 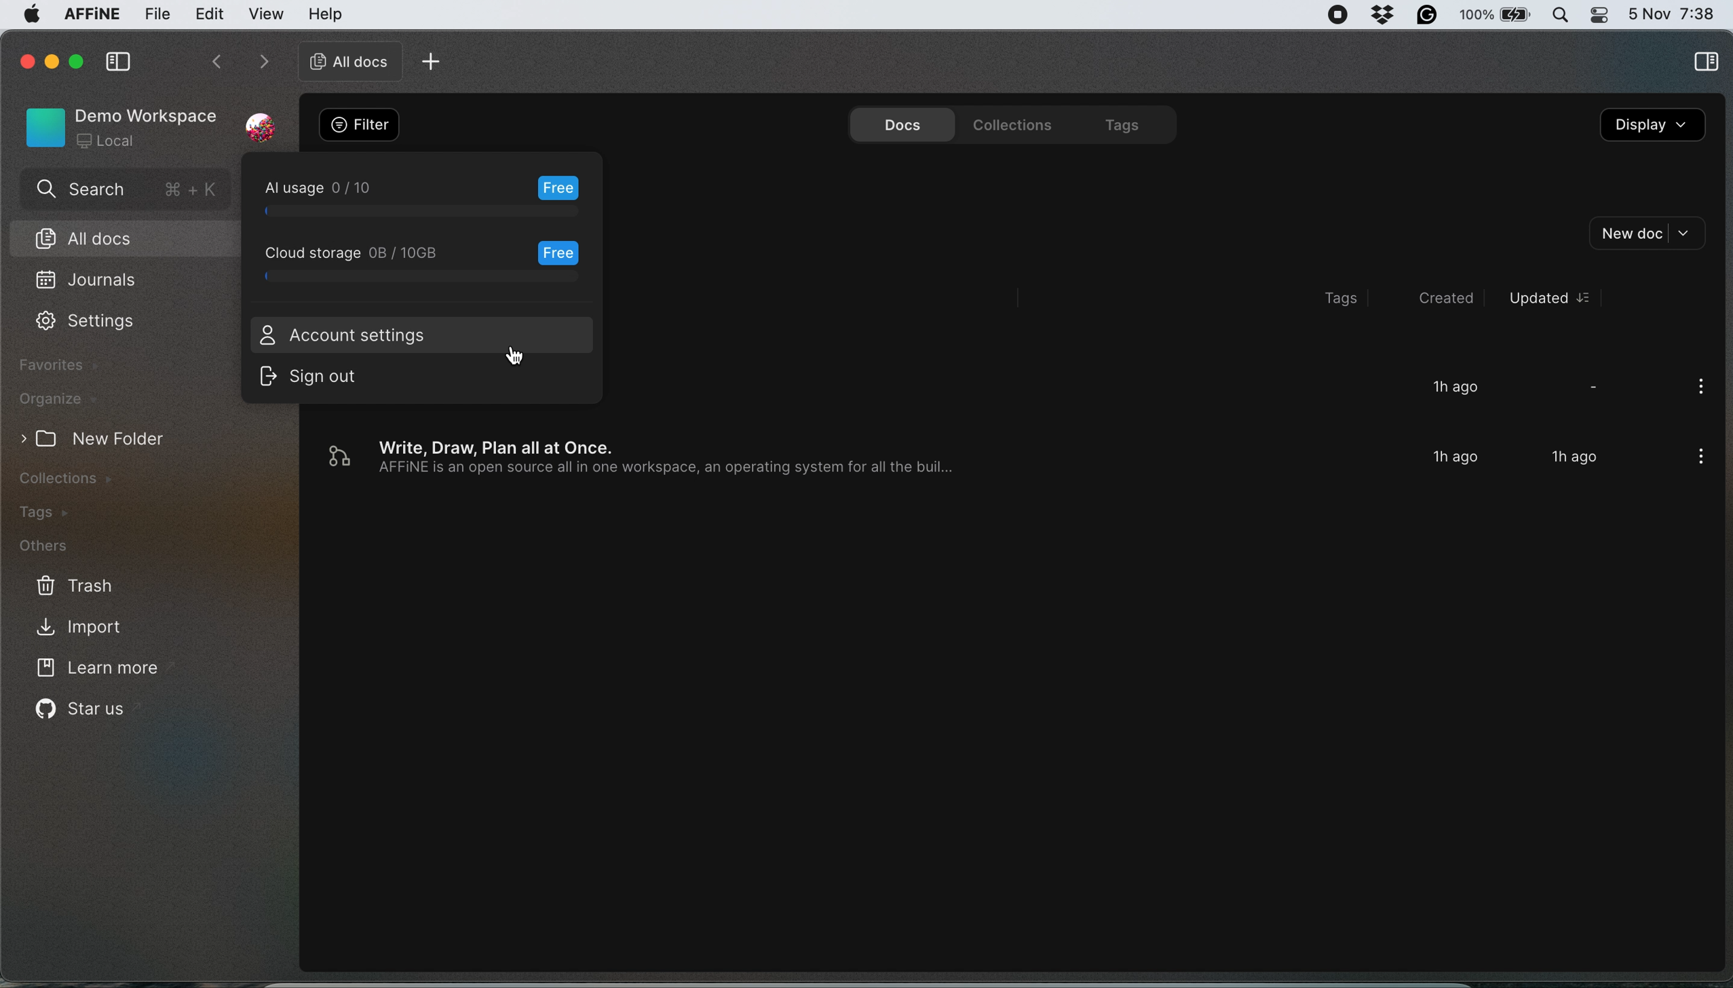 I want to click on journals, so click(x=89, y=281).